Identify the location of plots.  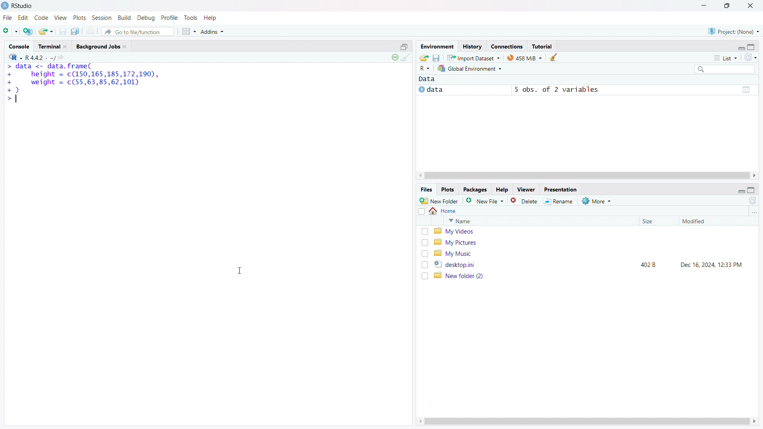
(79, 18).